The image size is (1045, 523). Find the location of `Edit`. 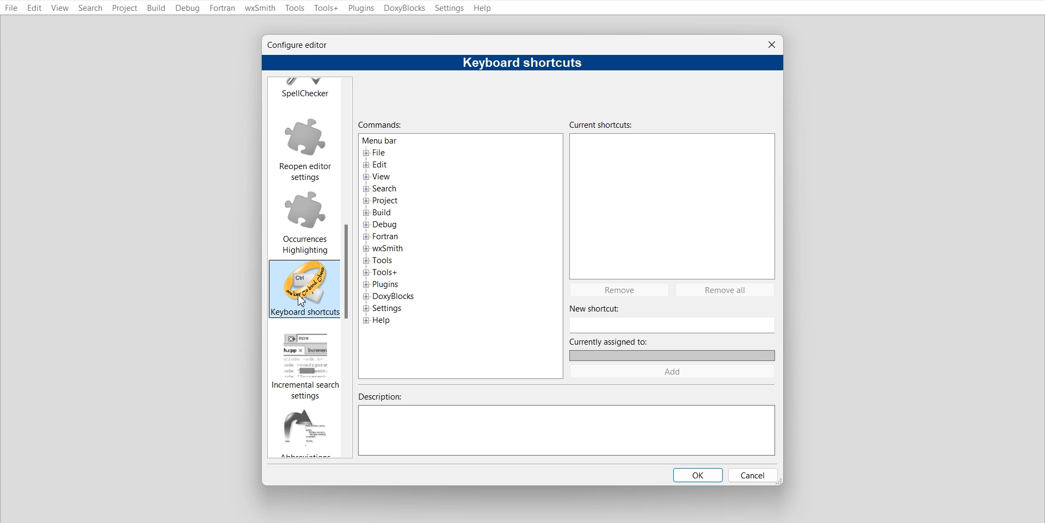

Edit is located at coordinates (35, 8).